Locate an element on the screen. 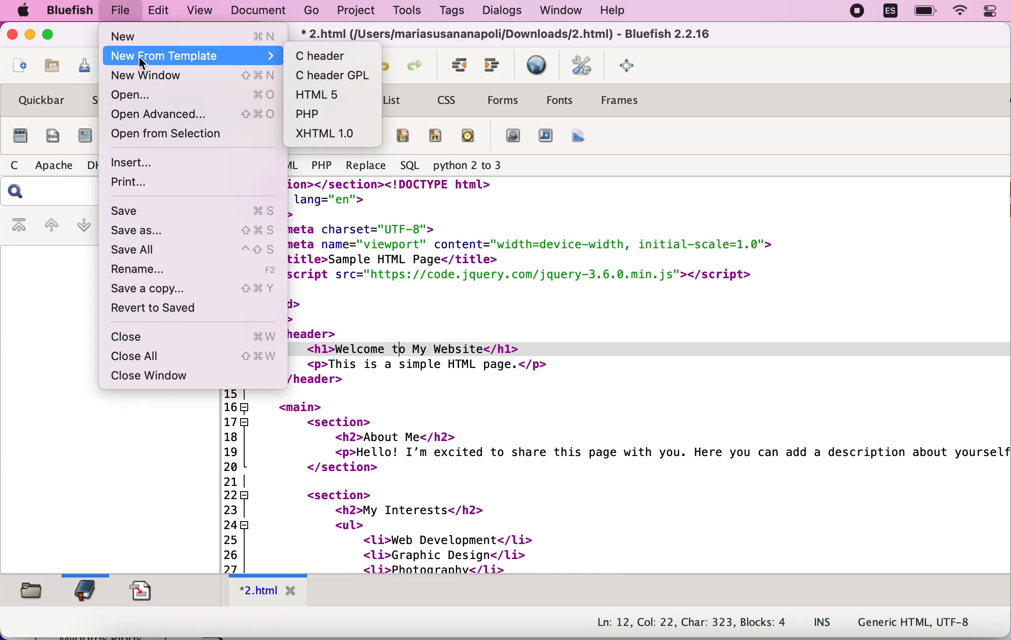 The height and width of the screenshot is (640, 1011). window is located at coordinates (557, 11).